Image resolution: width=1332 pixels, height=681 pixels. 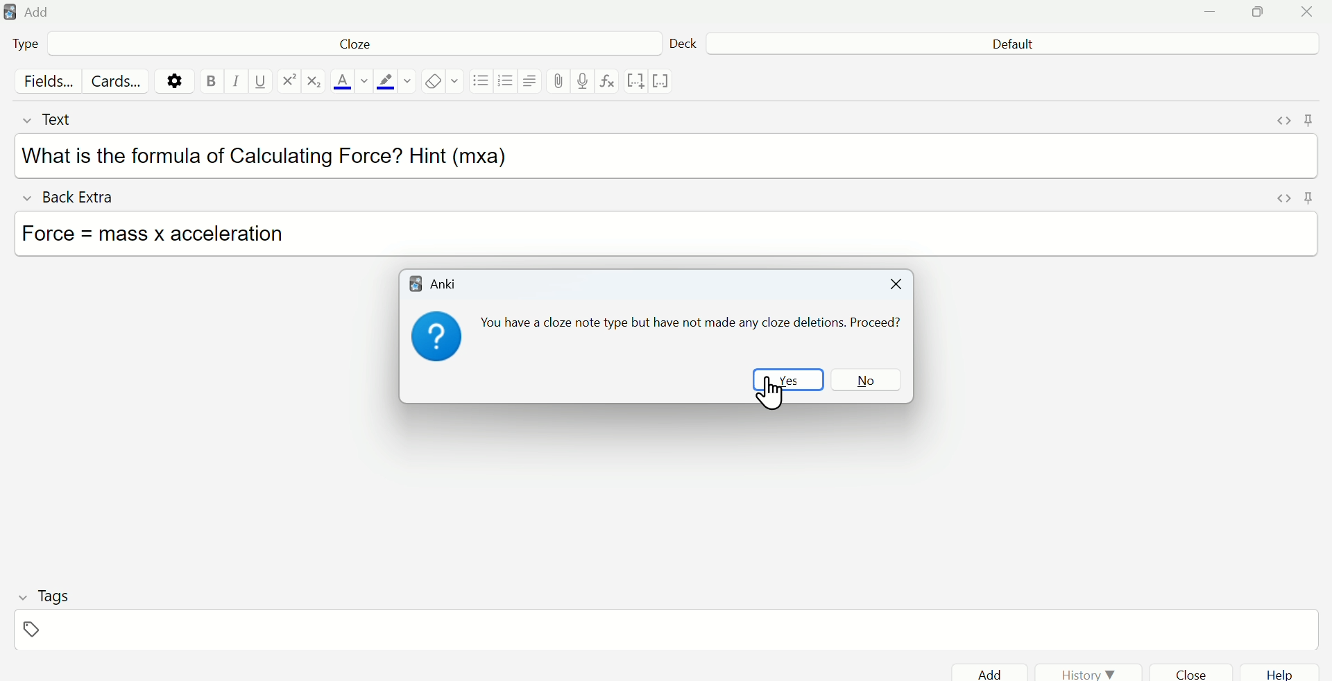 I want to click on Font color, so click(x=348, y=83).